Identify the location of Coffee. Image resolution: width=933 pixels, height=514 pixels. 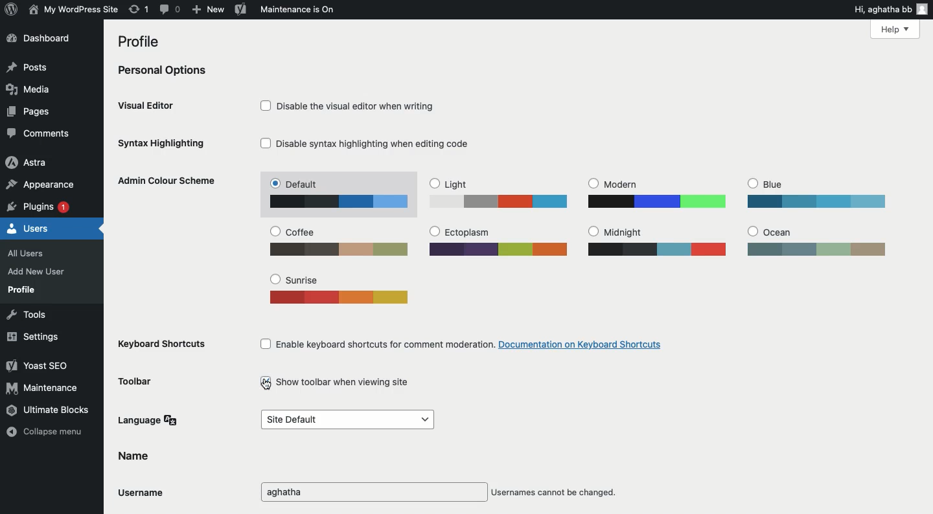
(339, 241).